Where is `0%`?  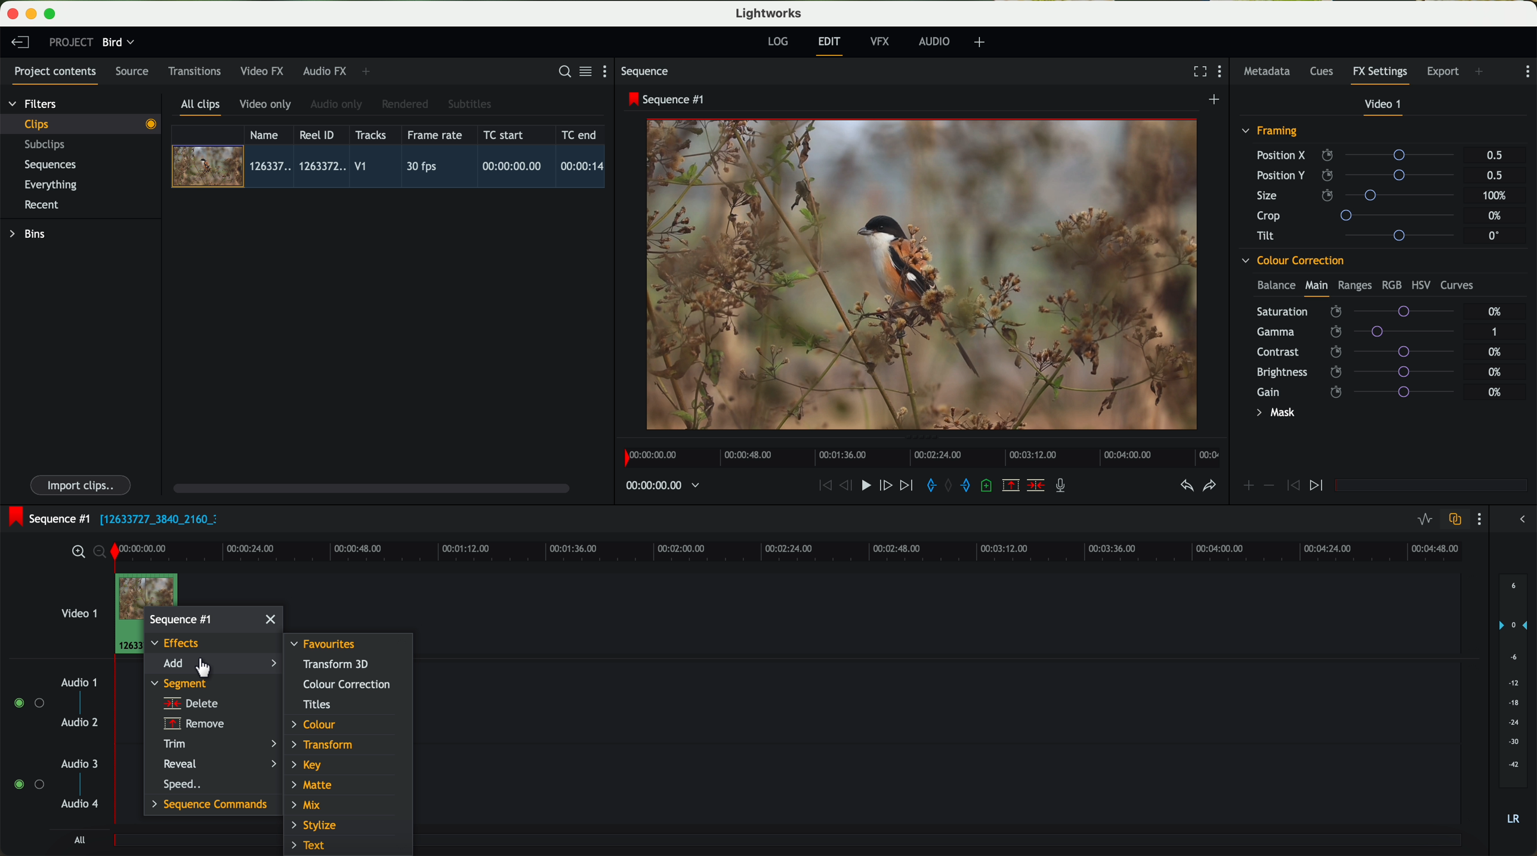
0% is located at coordinates (1496, 216).